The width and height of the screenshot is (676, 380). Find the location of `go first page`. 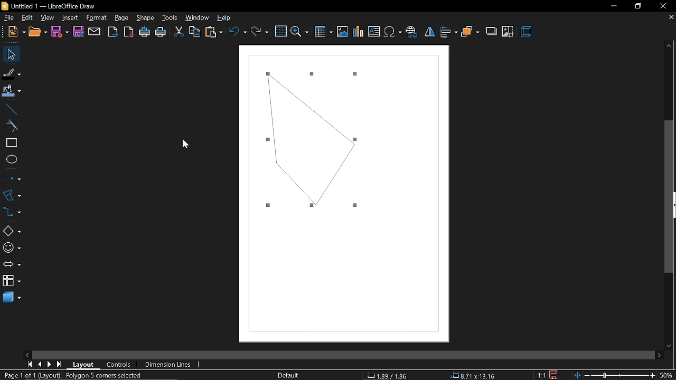

go first page is located at coordinates (30, 364).